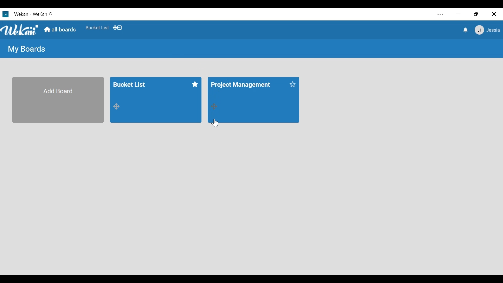 This screenshot has height=283, width=503. I want to click on Show Desktop drag handles, so click(119, 28).